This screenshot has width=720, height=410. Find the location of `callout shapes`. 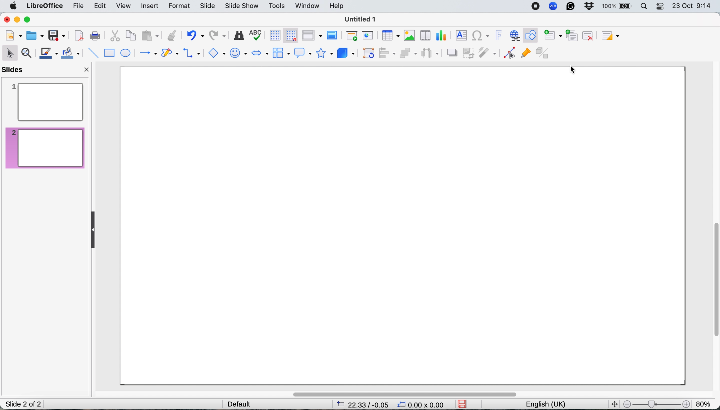

callout shapes is located at coordinates (303, 53).